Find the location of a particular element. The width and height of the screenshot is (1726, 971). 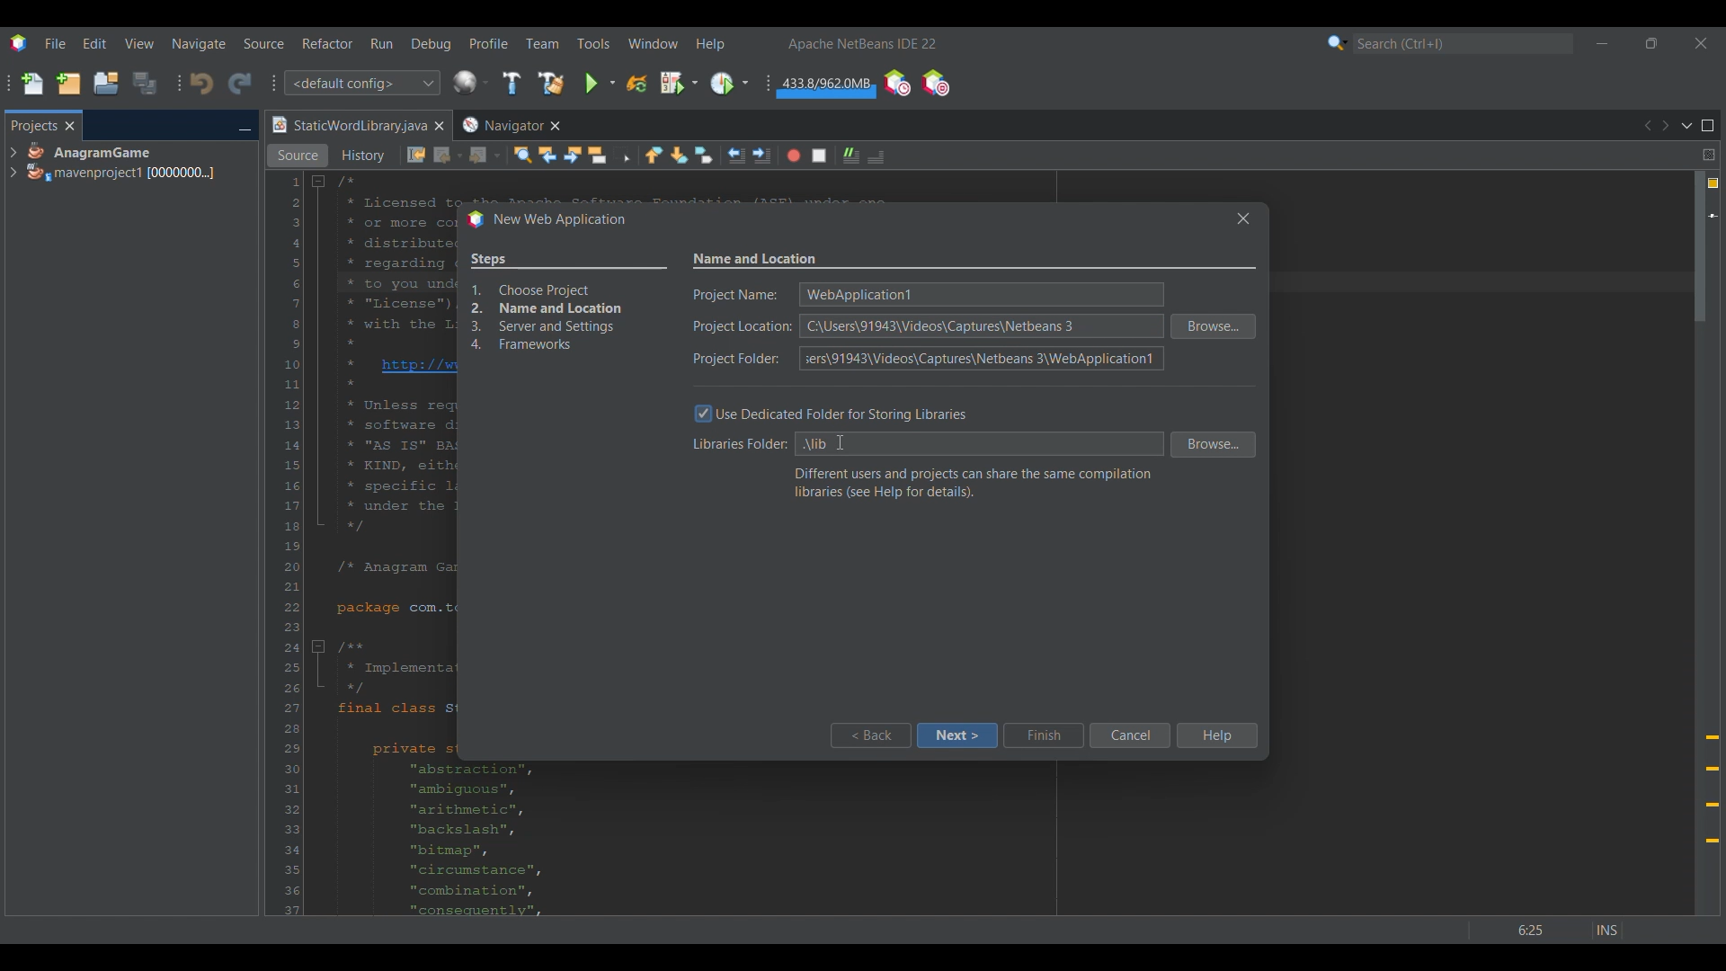

Redo is located at coordinates (240, 83).